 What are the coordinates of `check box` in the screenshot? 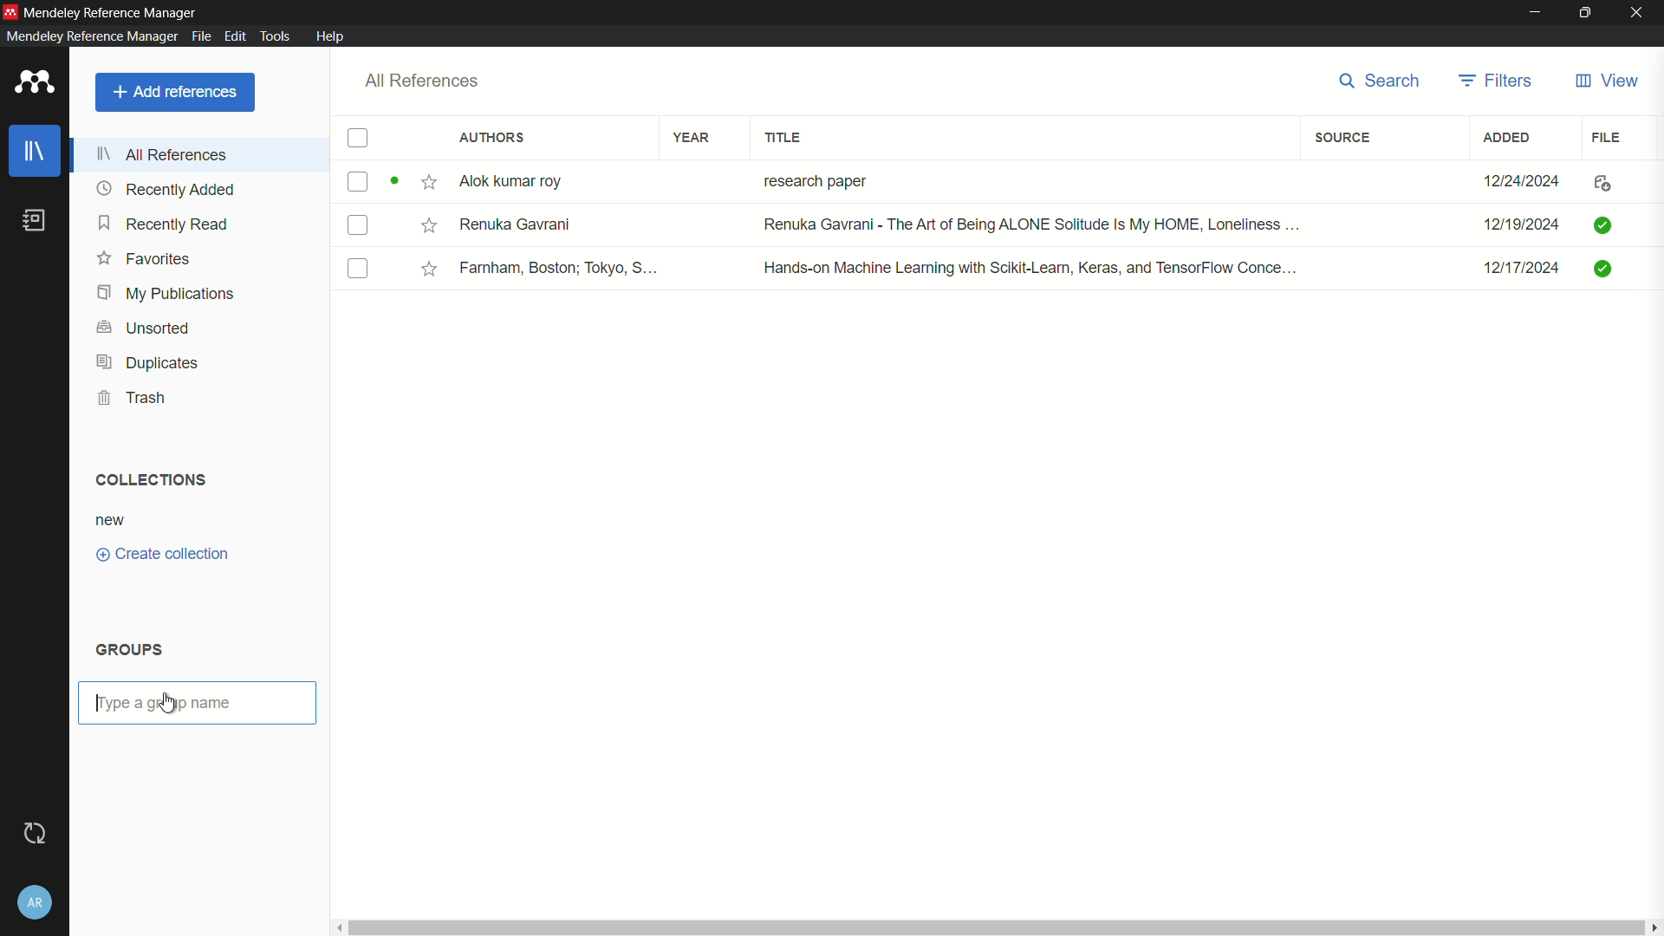 It's located at (358, 140).